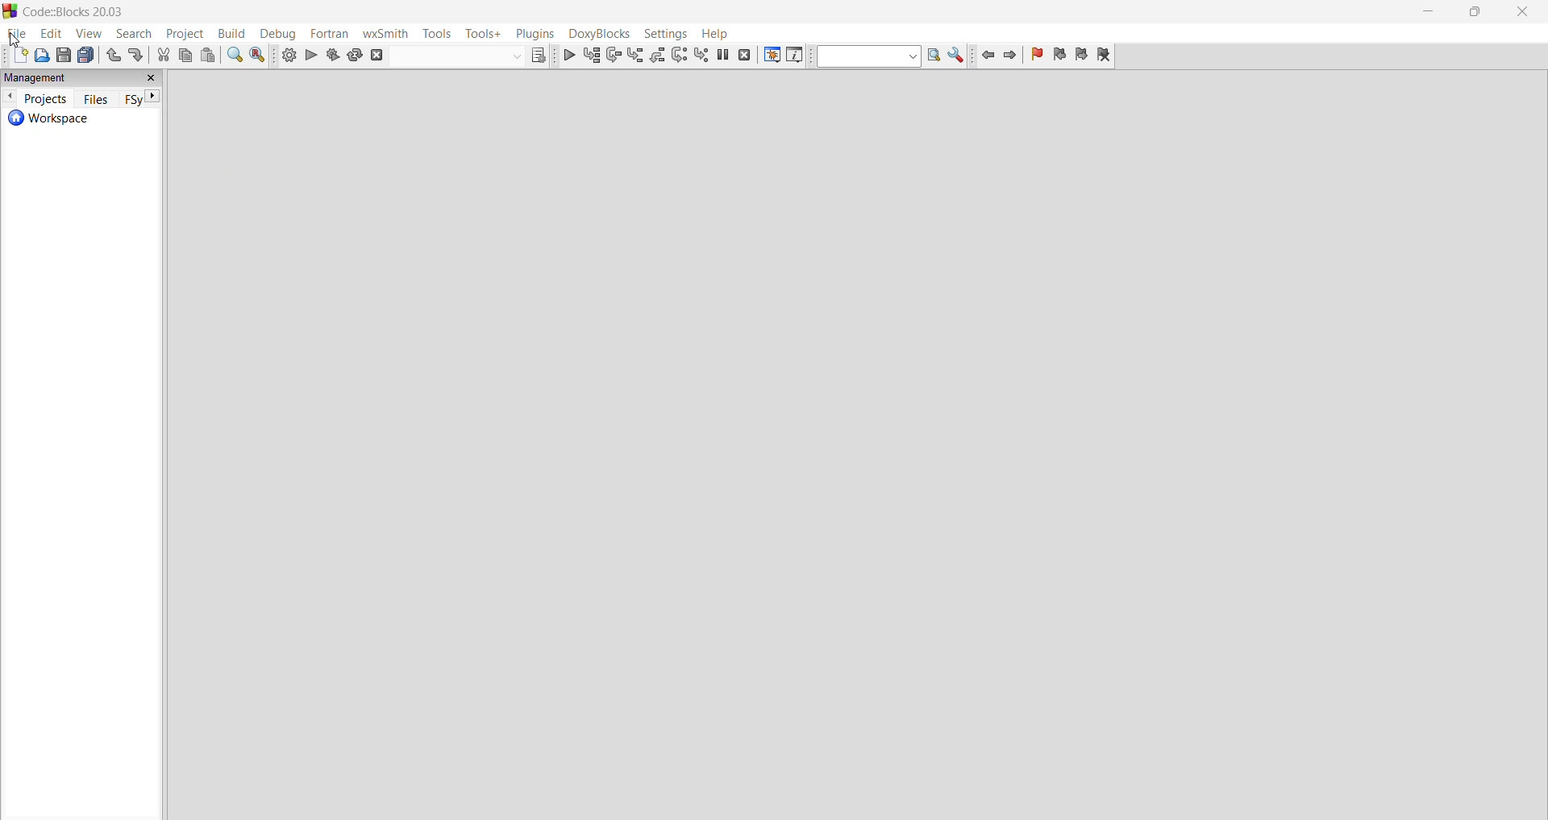 The image size is (1548, 820). Describe the element at coordinates (934, 57) in the screenshot. I see `run search ` at that location.